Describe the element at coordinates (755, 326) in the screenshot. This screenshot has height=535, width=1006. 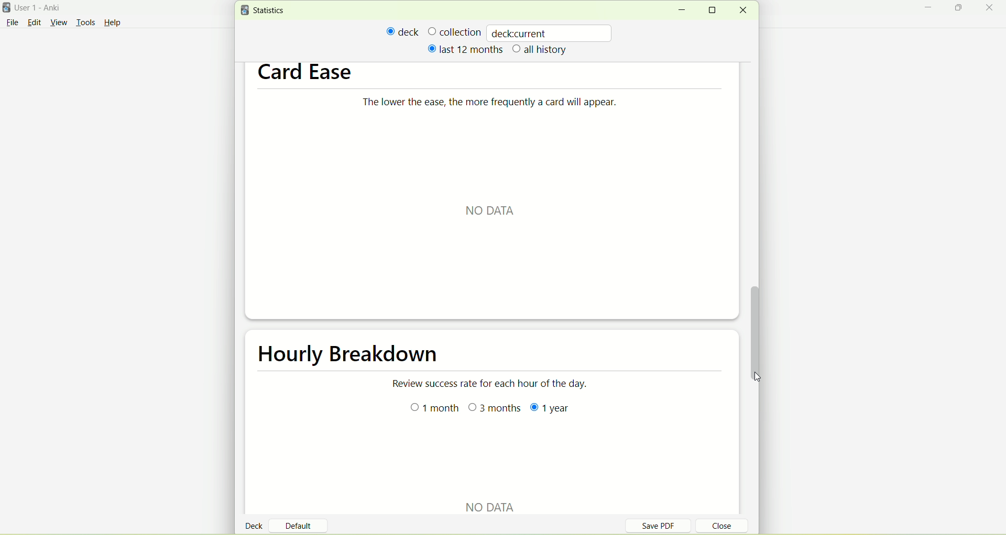
I see `vertical scroll bar` at that location.